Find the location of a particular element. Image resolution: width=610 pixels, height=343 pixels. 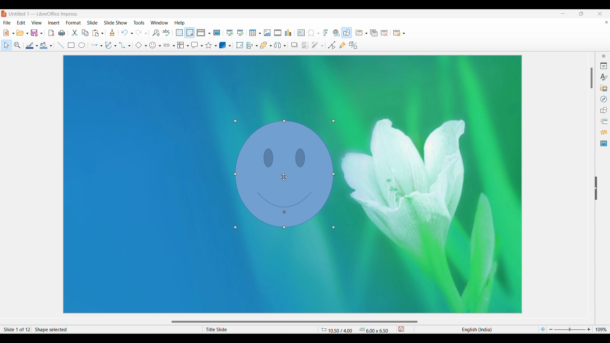

Selected arrow is located at coordinates (94, 45).